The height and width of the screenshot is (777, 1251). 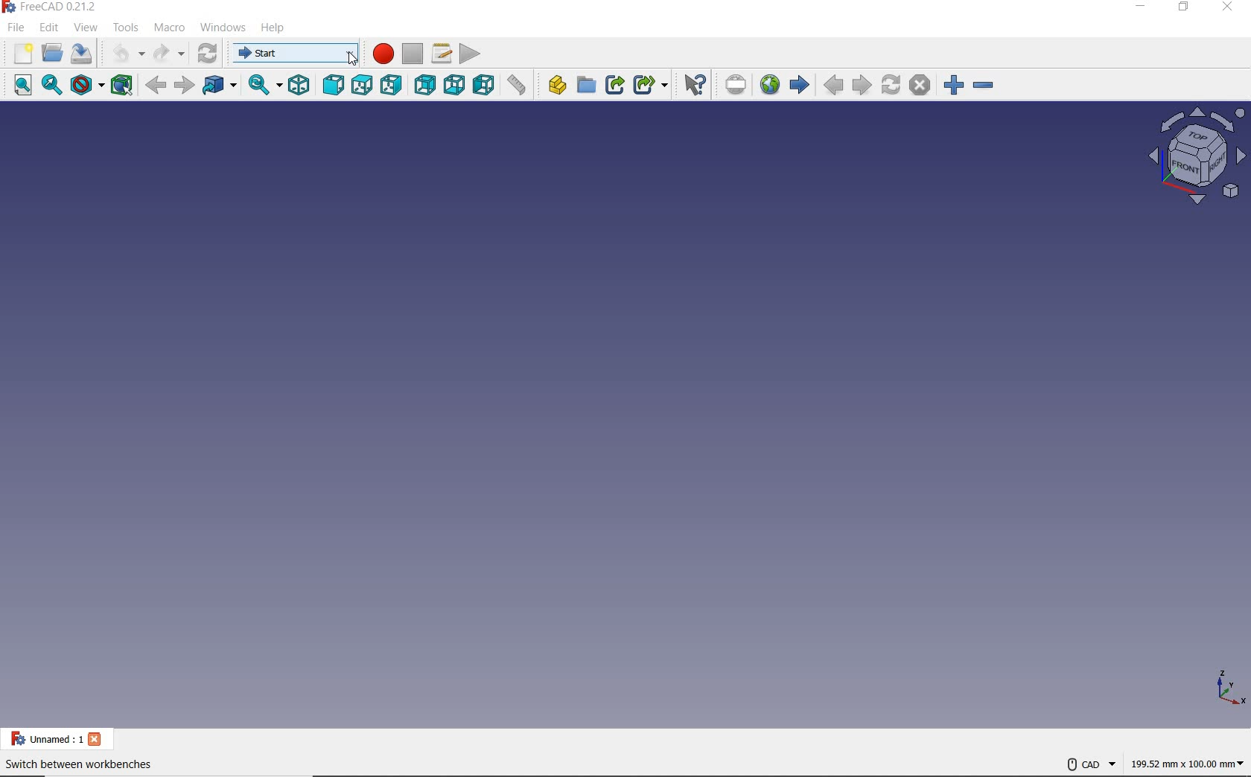 I want to click on OPEN, so click(x=53, y=53).